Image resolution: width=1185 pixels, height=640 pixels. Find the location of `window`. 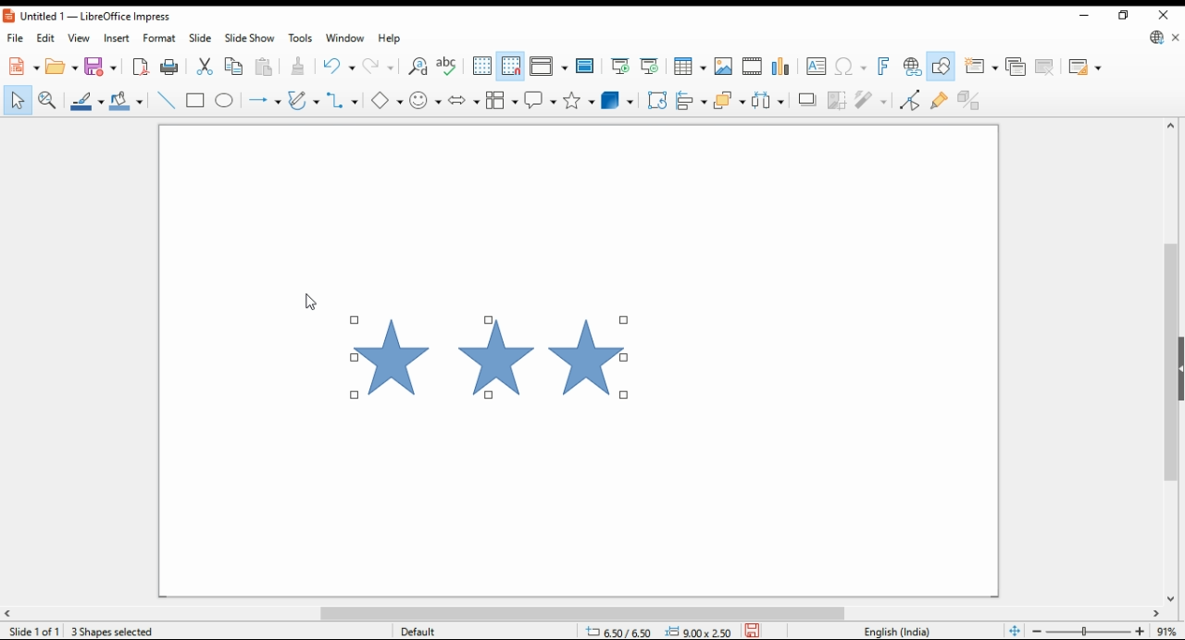

window is located at coordinates (345, 40).